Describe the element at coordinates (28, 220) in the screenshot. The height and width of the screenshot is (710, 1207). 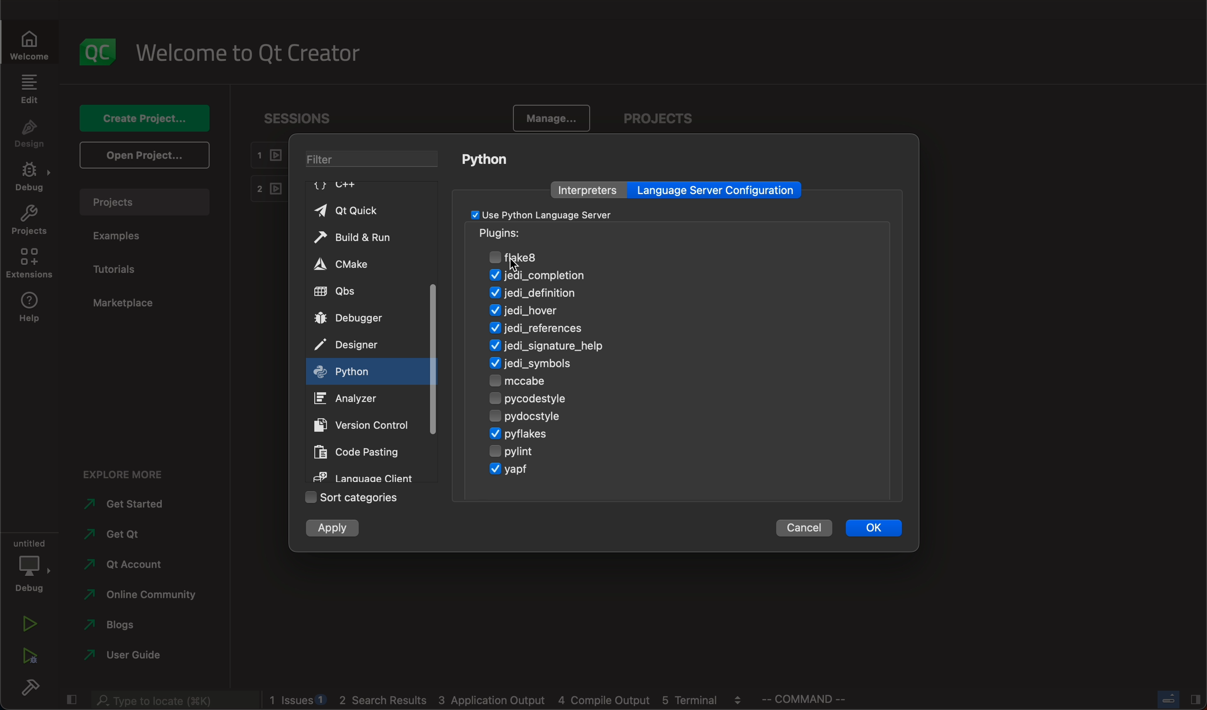
I see `projects` at that location.